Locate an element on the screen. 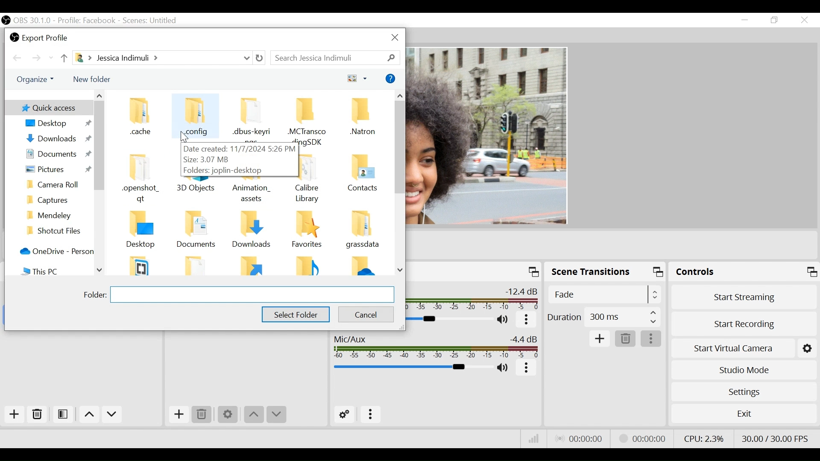 The image size is (820, 461). Frame Per Second is located at coordinates (776, 438).